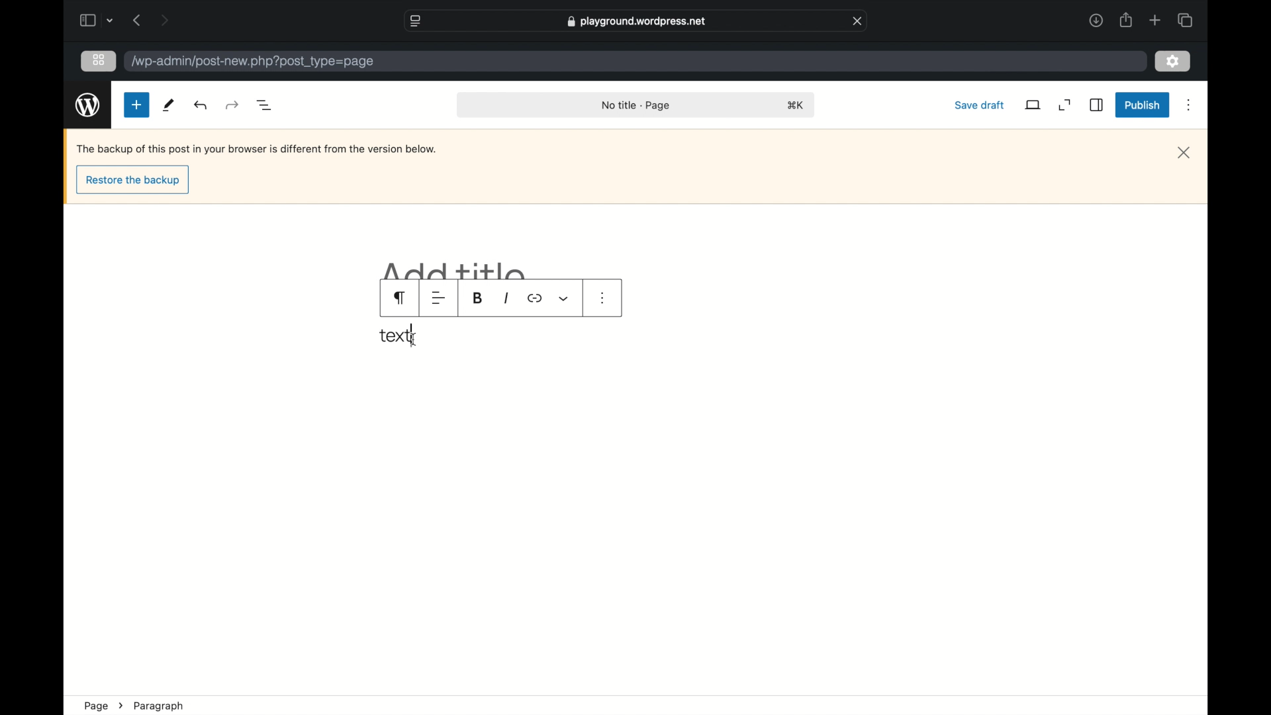 The width and height of the screenshot is (1271, 715). Describe the element at coordinates (1186, 20) in the screenshot. I see `show tab overview` at that location.